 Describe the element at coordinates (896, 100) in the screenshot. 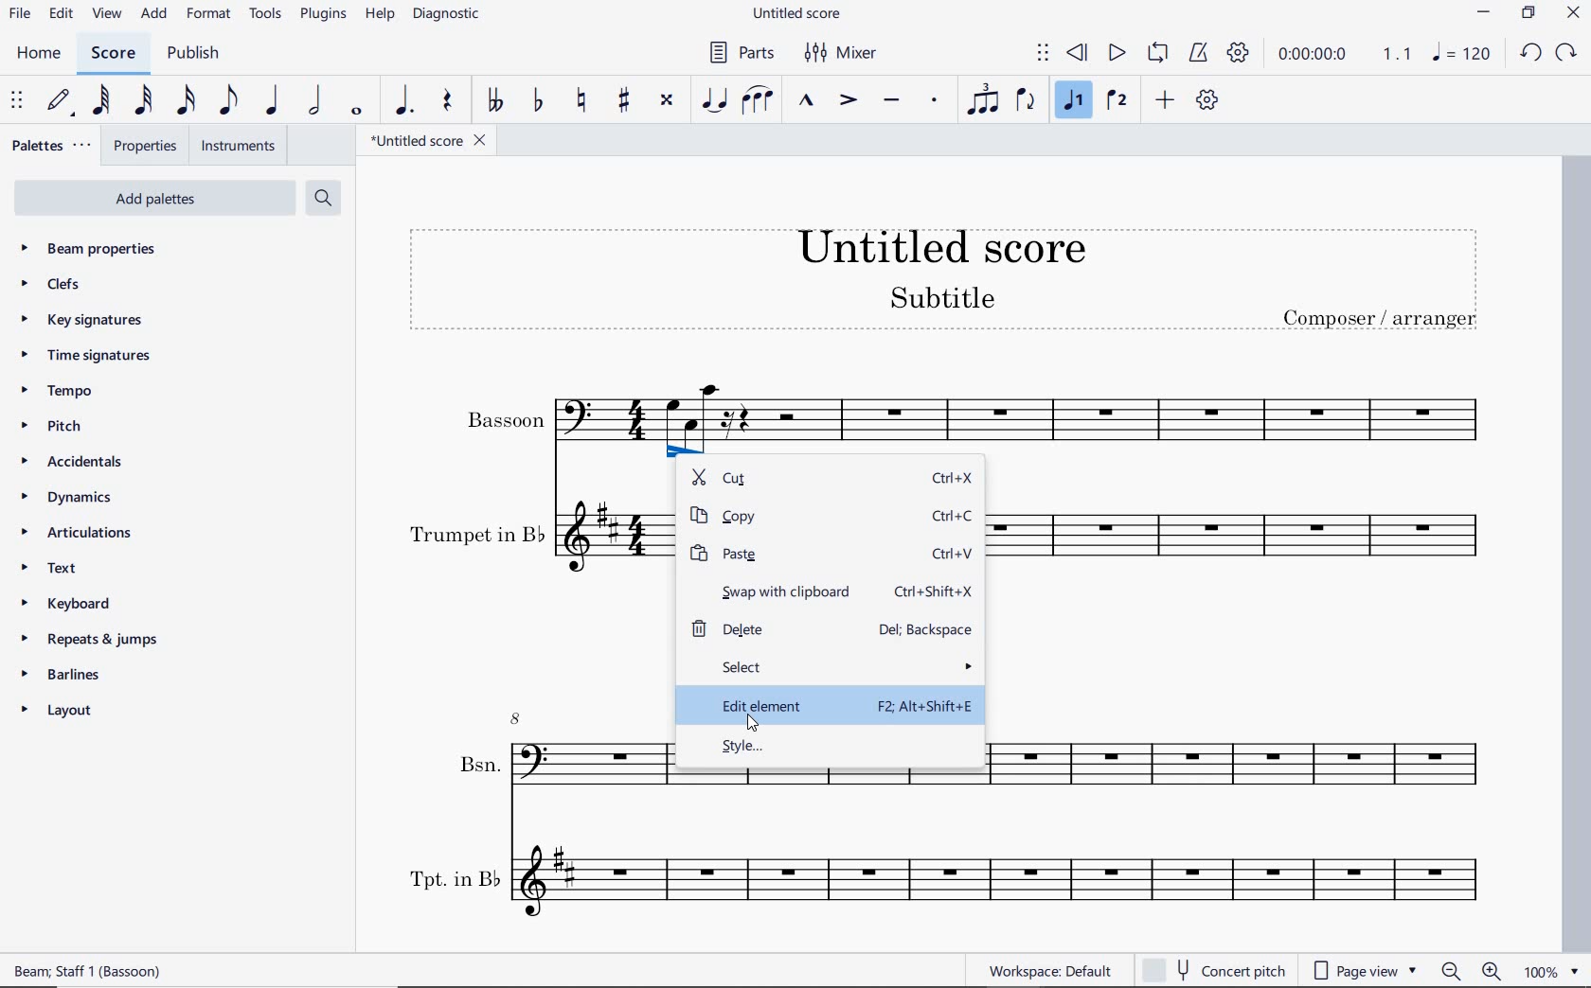

I see `tenuto` at that location.